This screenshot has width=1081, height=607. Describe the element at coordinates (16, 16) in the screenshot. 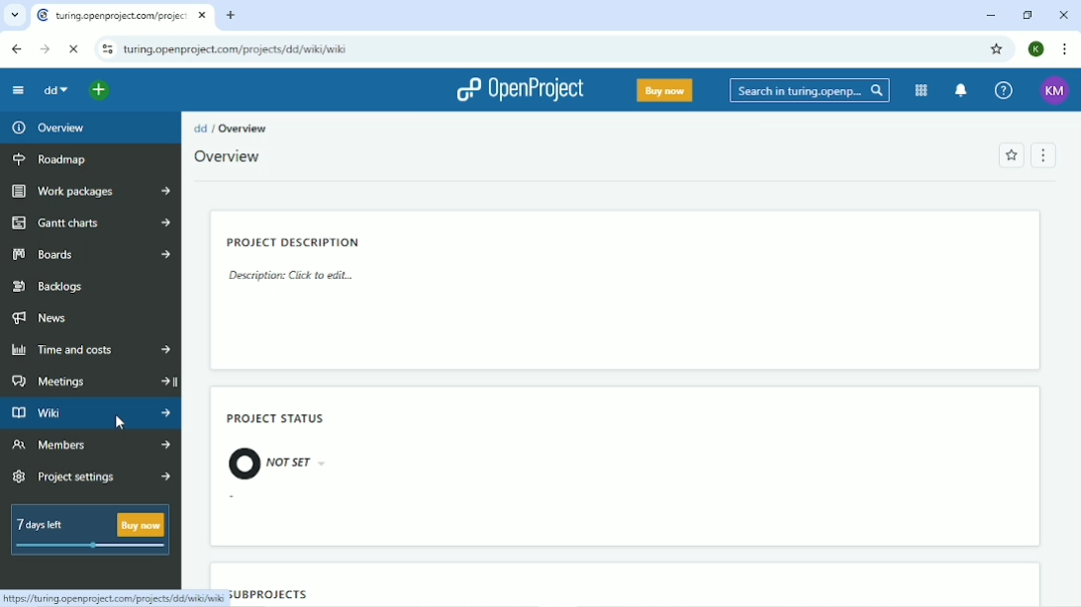

I see `Search tabs` at that location.